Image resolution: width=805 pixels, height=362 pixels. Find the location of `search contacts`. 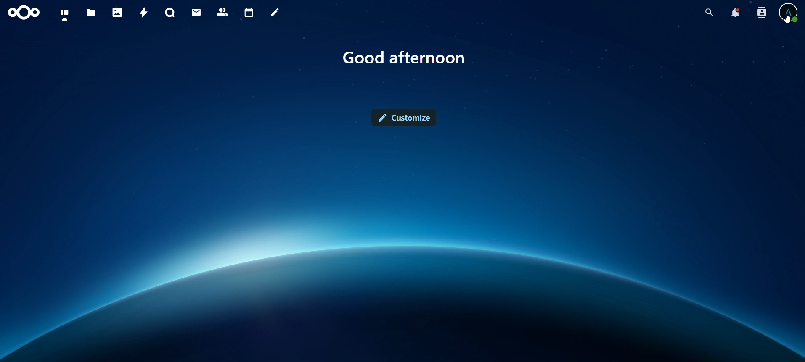

search contacts is located at coordinates (760, 13).